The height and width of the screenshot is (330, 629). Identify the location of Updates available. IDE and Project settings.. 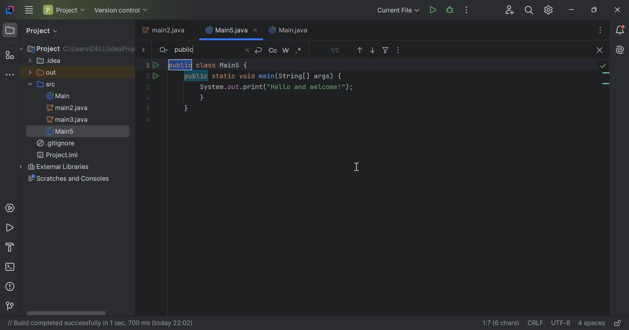
(549, 10).